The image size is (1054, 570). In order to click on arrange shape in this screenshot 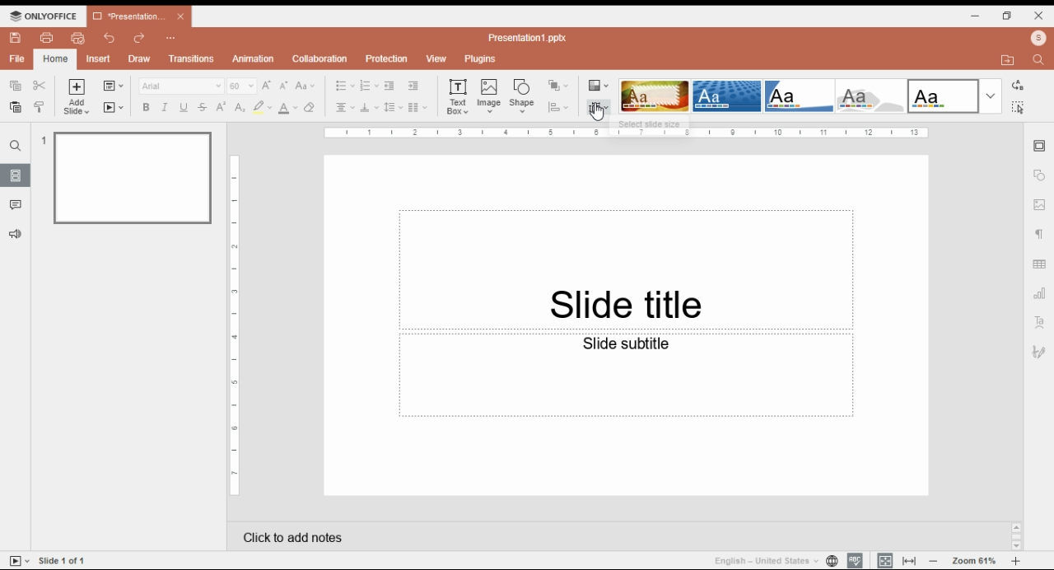, I will do `click(557, 86)`.